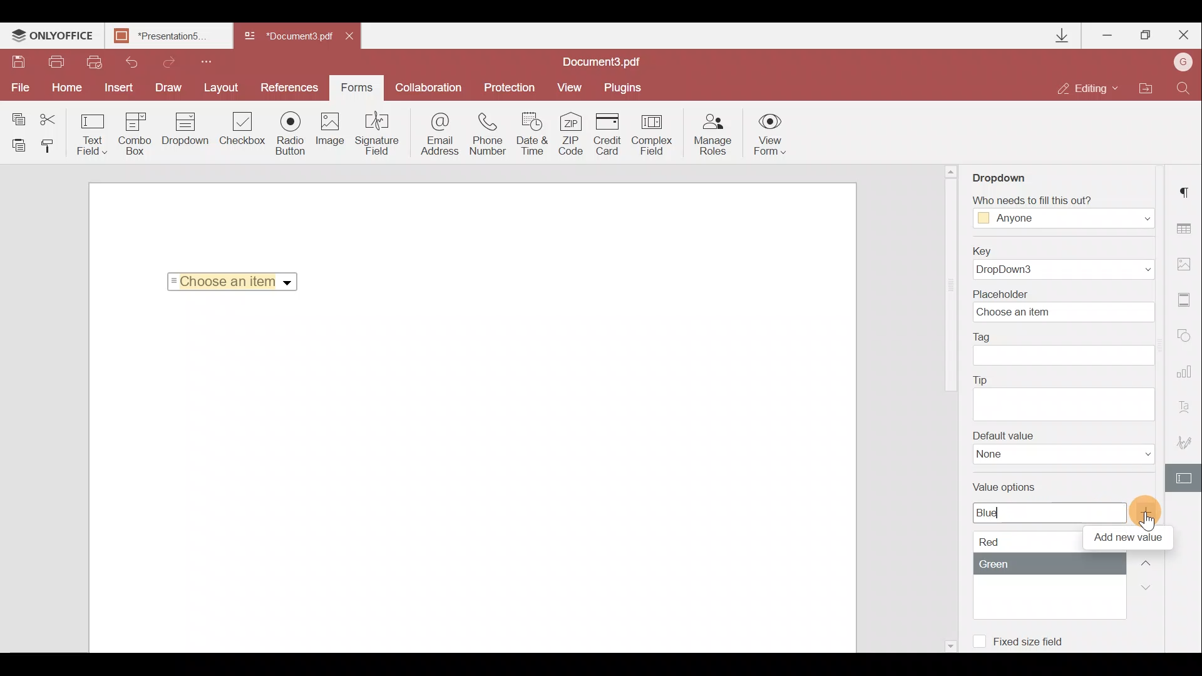  What do you see at coordinates (1188, 264) in the screenshot?
I see `Image settings` at bounding box center [1188, 264].